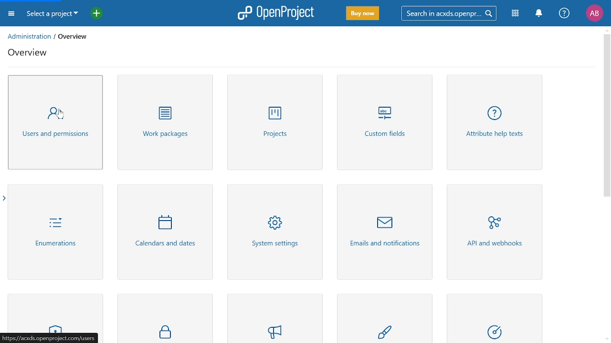  What do you see at coordinates (13, 15) in the screenshot?
I see `Open Menu` at bounding box center [13, 15].